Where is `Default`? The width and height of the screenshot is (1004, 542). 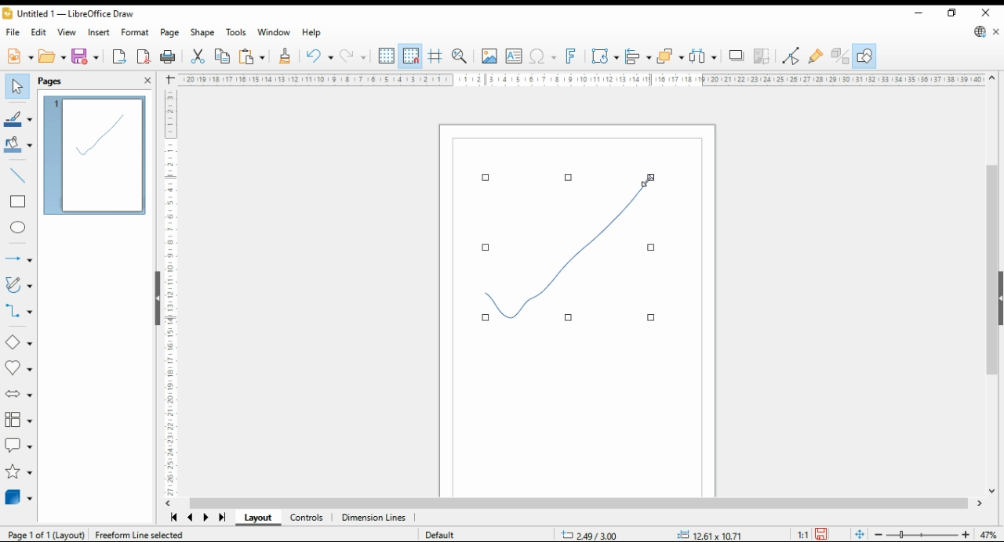
Default is located at coordinates (448, 533).